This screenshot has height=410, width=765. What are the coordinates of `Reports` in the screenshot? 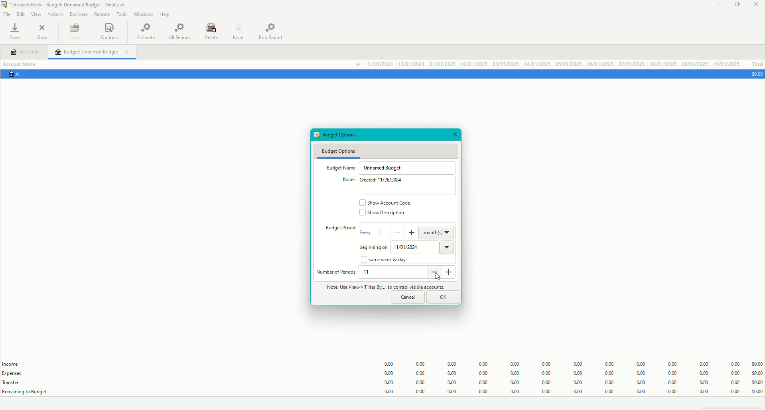 It's located at (102, 15).